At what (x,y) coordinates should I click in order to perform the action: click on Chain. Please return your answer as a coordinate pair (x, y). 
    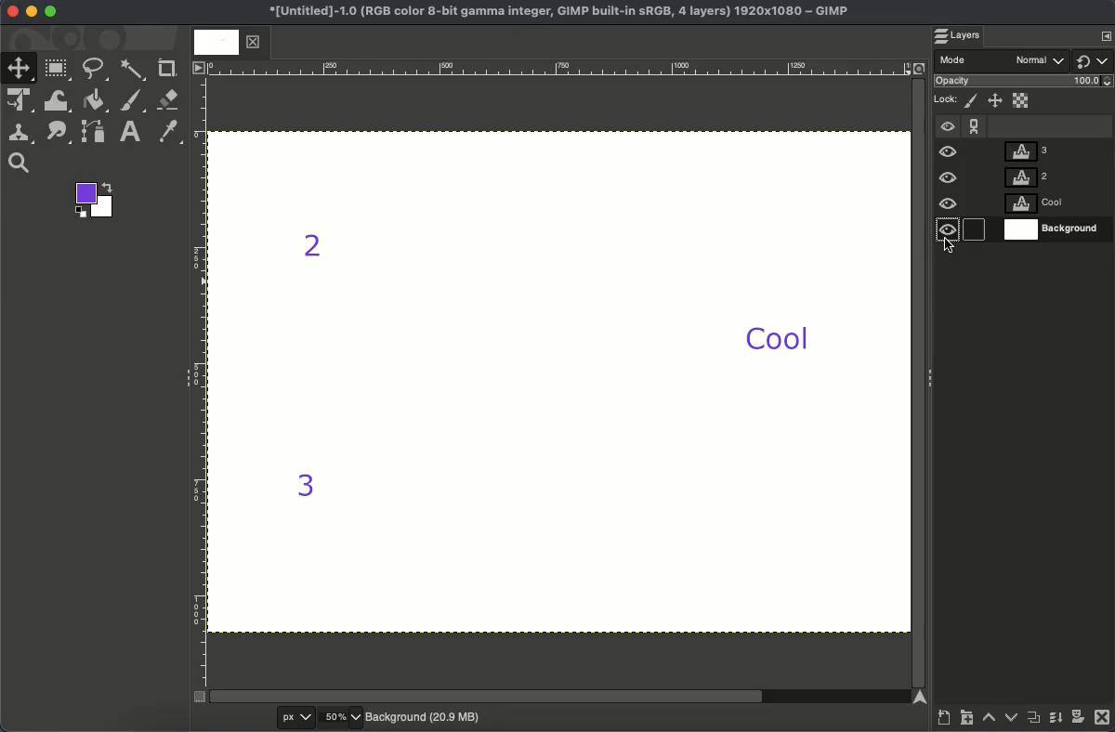
    Looking at the image, I should click on (975, 122).